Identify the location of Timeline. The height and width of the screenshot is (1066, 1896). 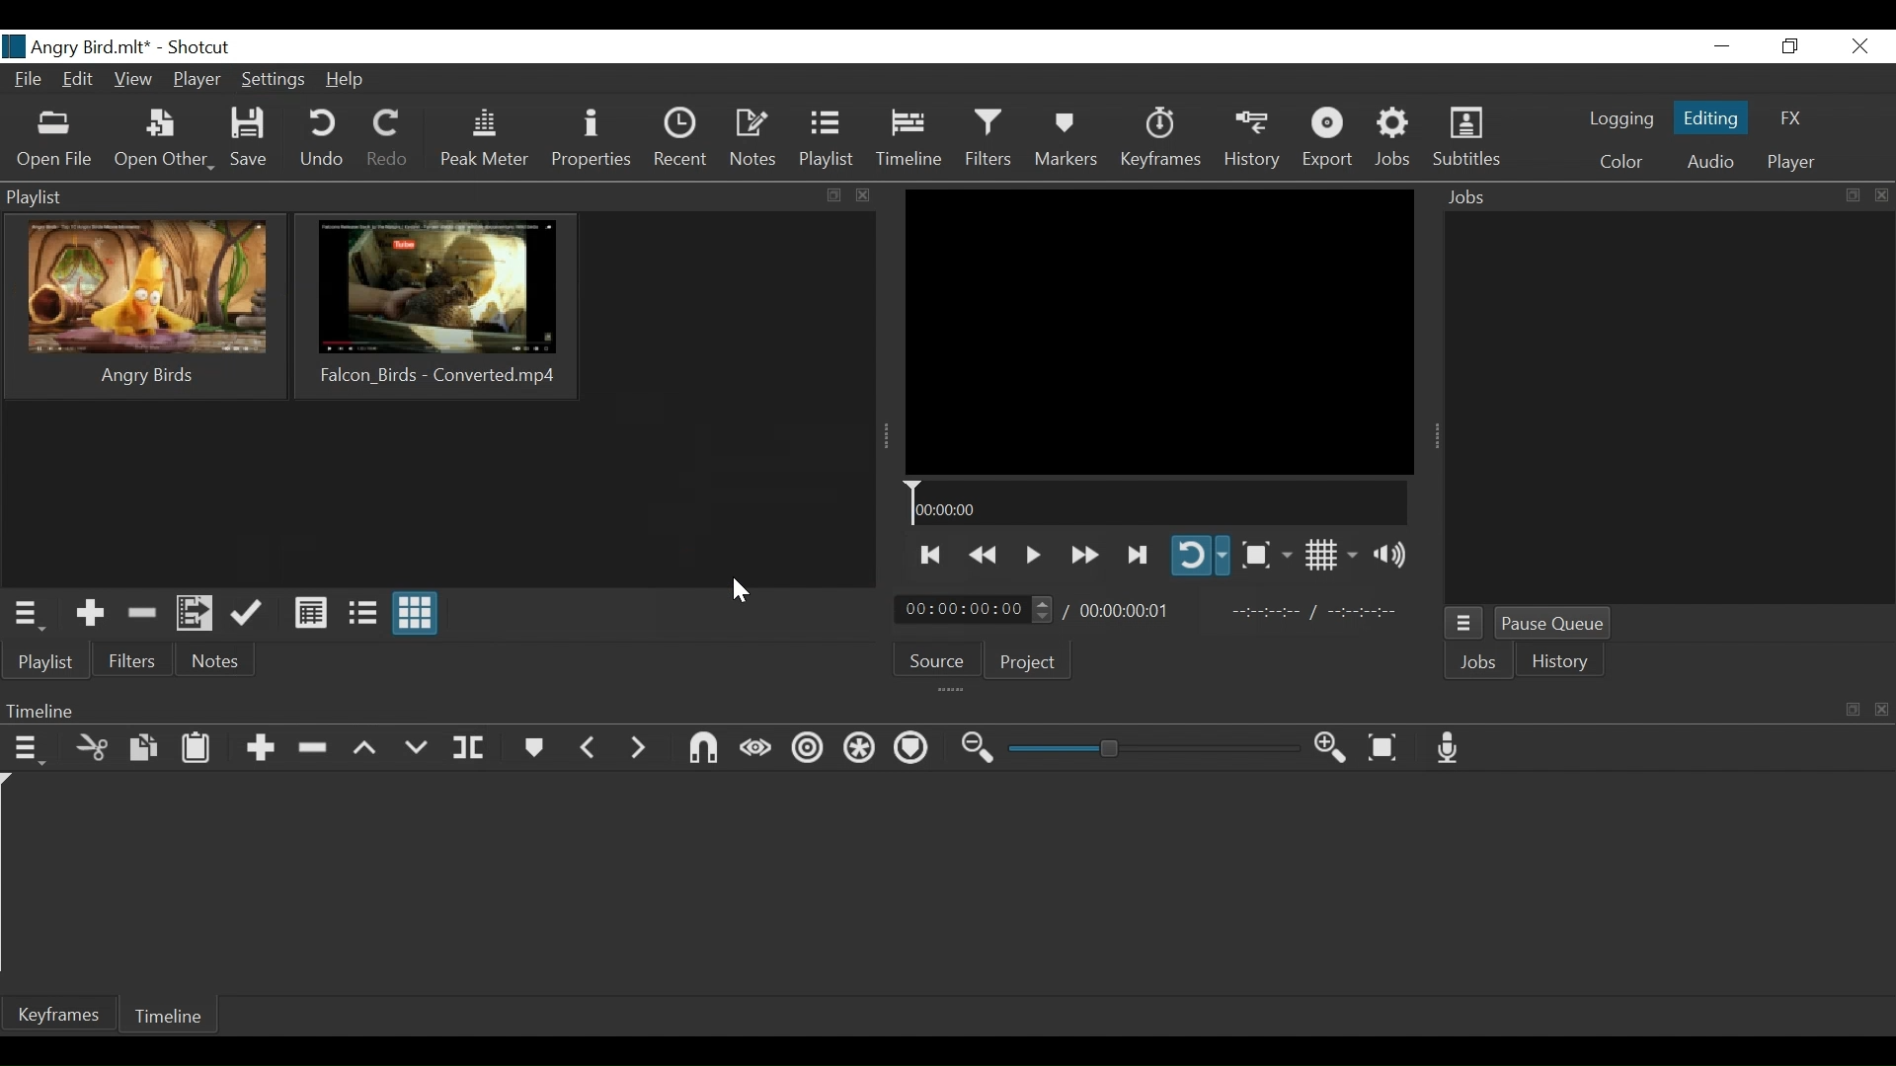
(168, 1013).